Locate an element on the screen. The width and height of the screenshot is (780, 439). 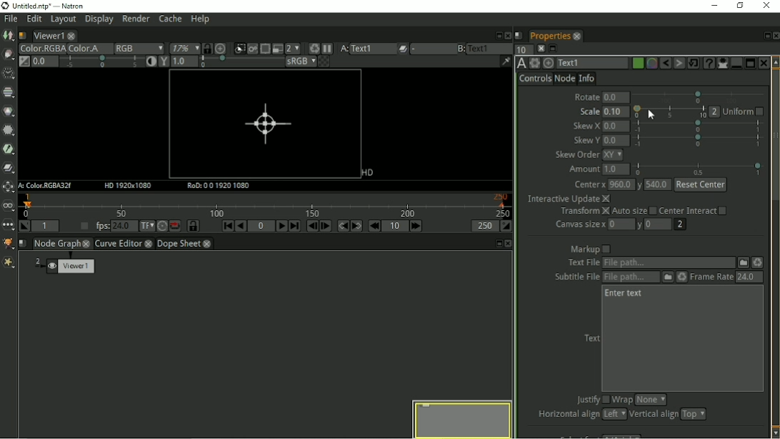
Checker board is located at coordinates (325, 61).